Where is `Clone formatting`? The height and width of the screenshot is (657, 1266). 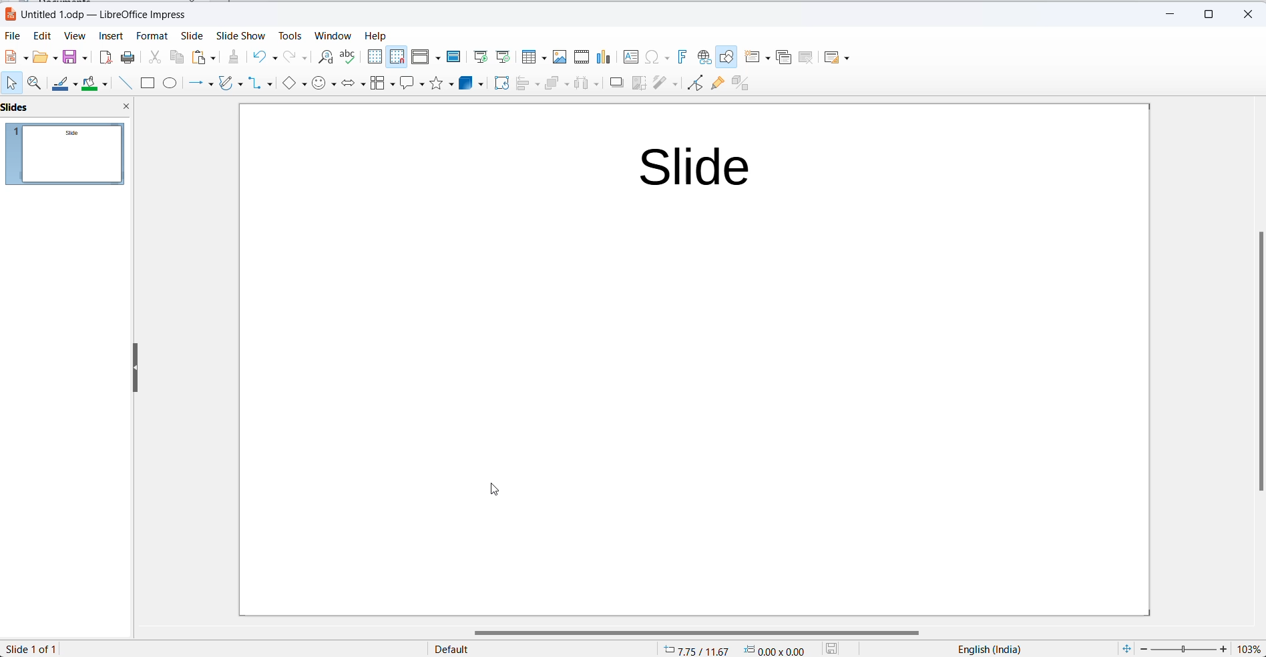 Clone formatting is located at coordinates (229, 57).